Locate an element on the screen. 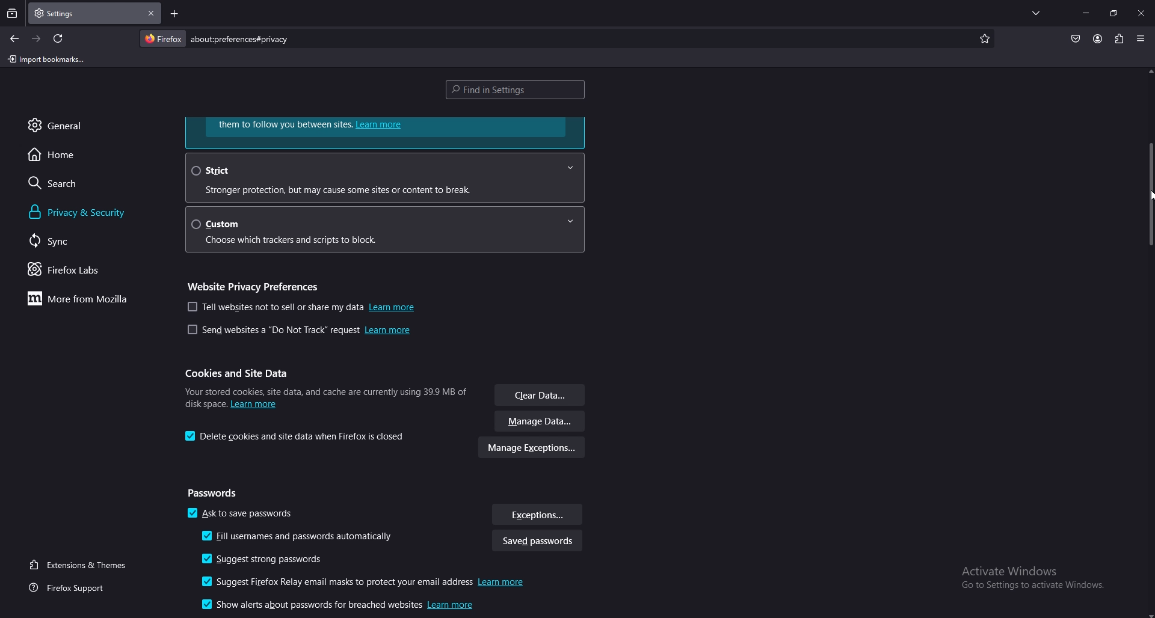 The image size is (1155, 618). firefox is located at coordinates (162, 38).